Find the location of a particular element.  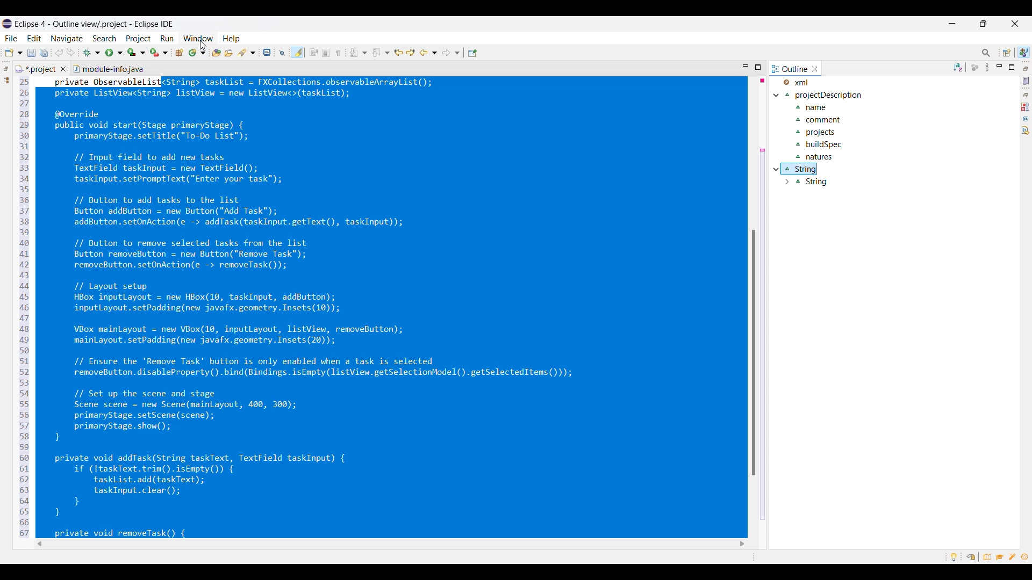

New options is located at coordinates (14, 52).